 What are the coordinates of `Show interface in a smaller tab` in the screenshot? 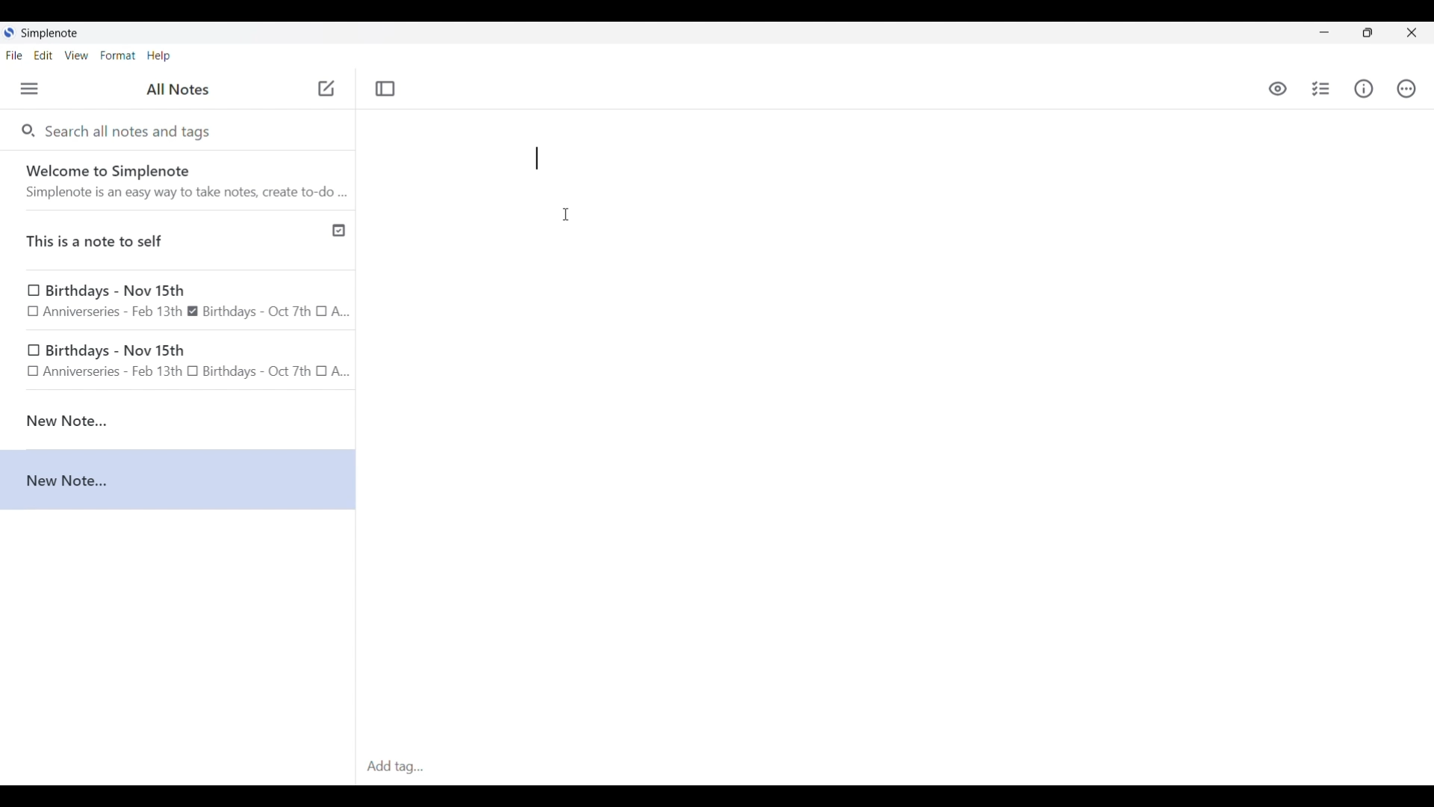 It's located at (1368, 33).